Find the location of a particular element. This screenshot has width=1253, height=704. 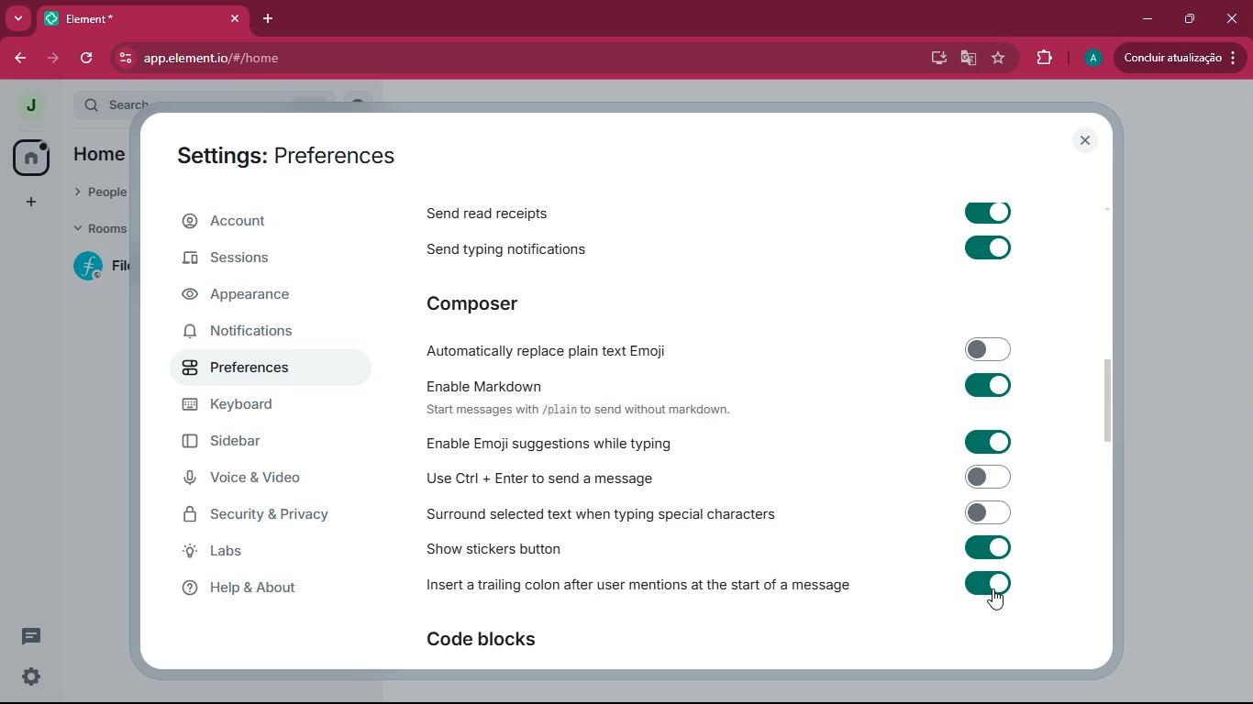

add tab is located at coordinates (271, 18).